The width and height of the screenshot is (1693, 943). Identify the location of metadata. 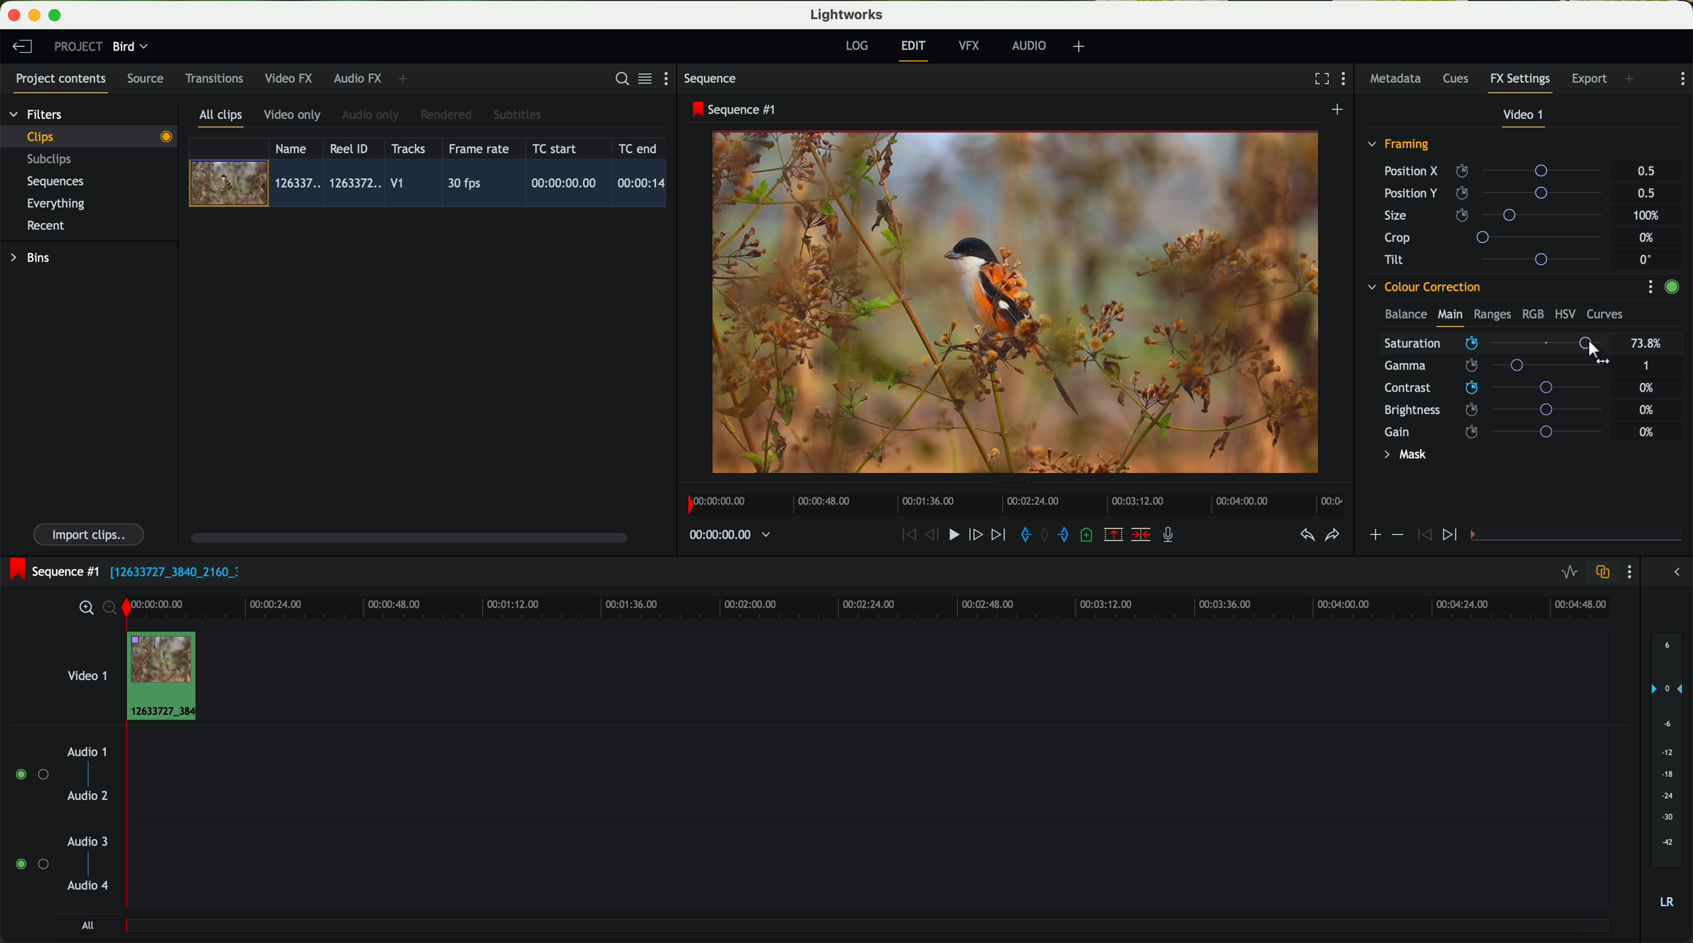
(1399, 80).